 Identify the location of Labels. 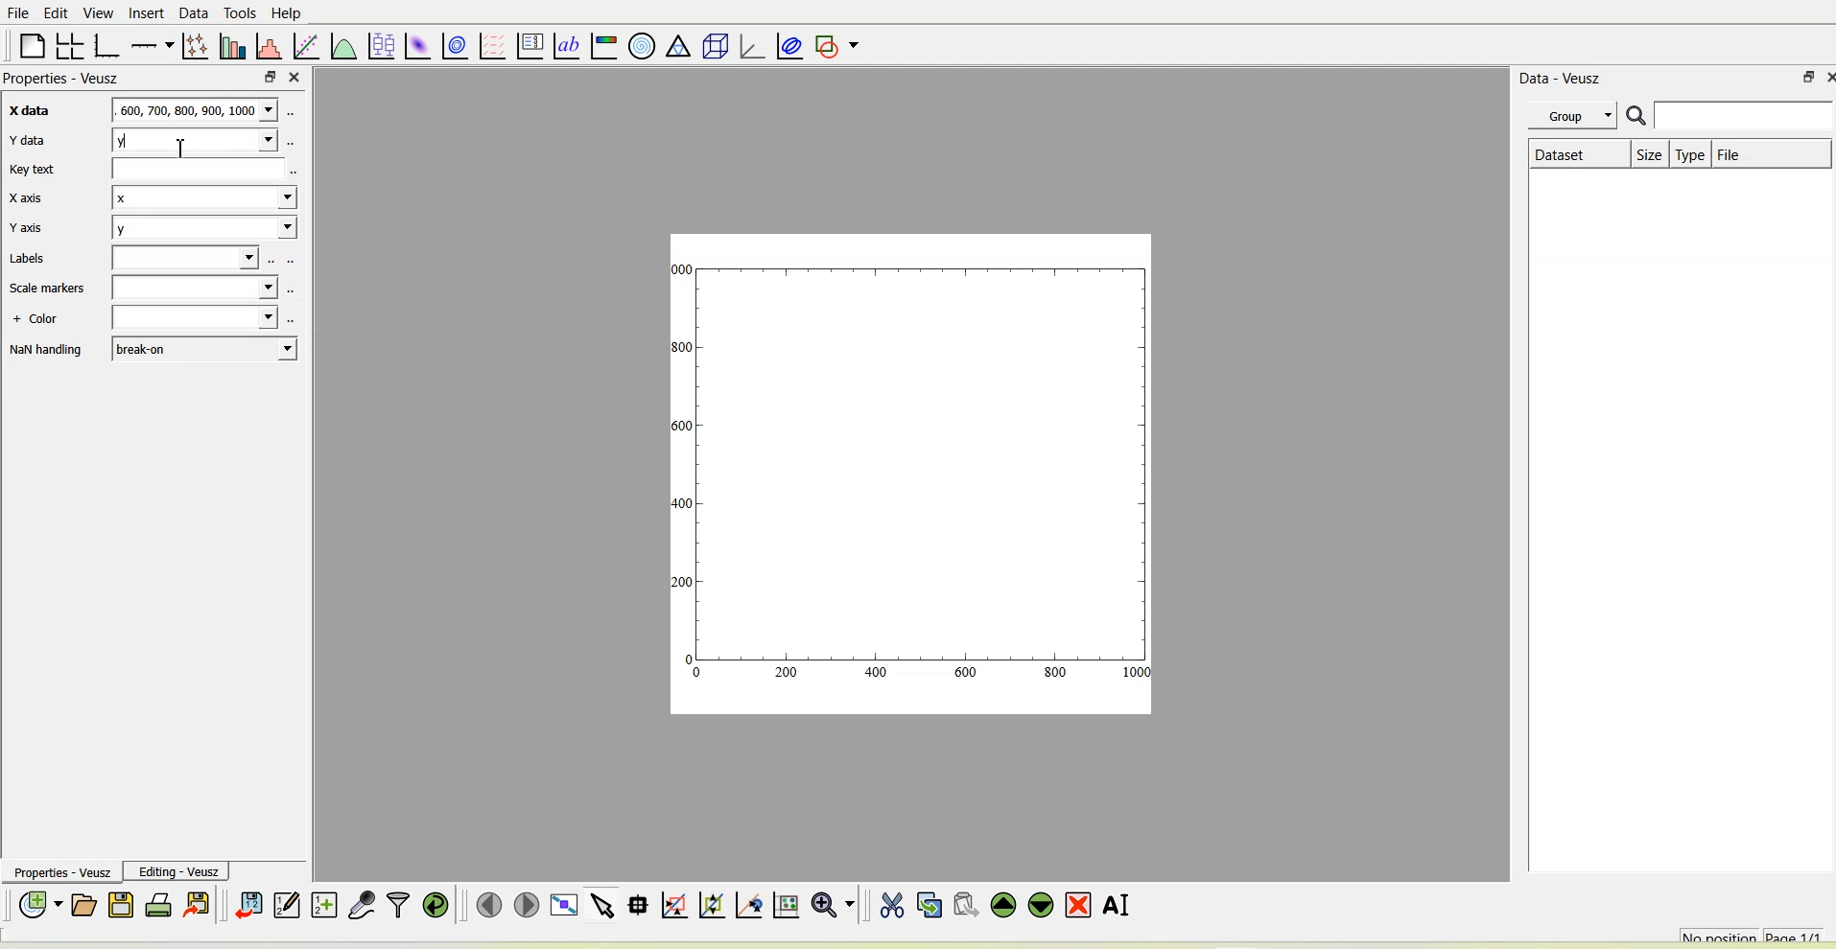
(28, 258).